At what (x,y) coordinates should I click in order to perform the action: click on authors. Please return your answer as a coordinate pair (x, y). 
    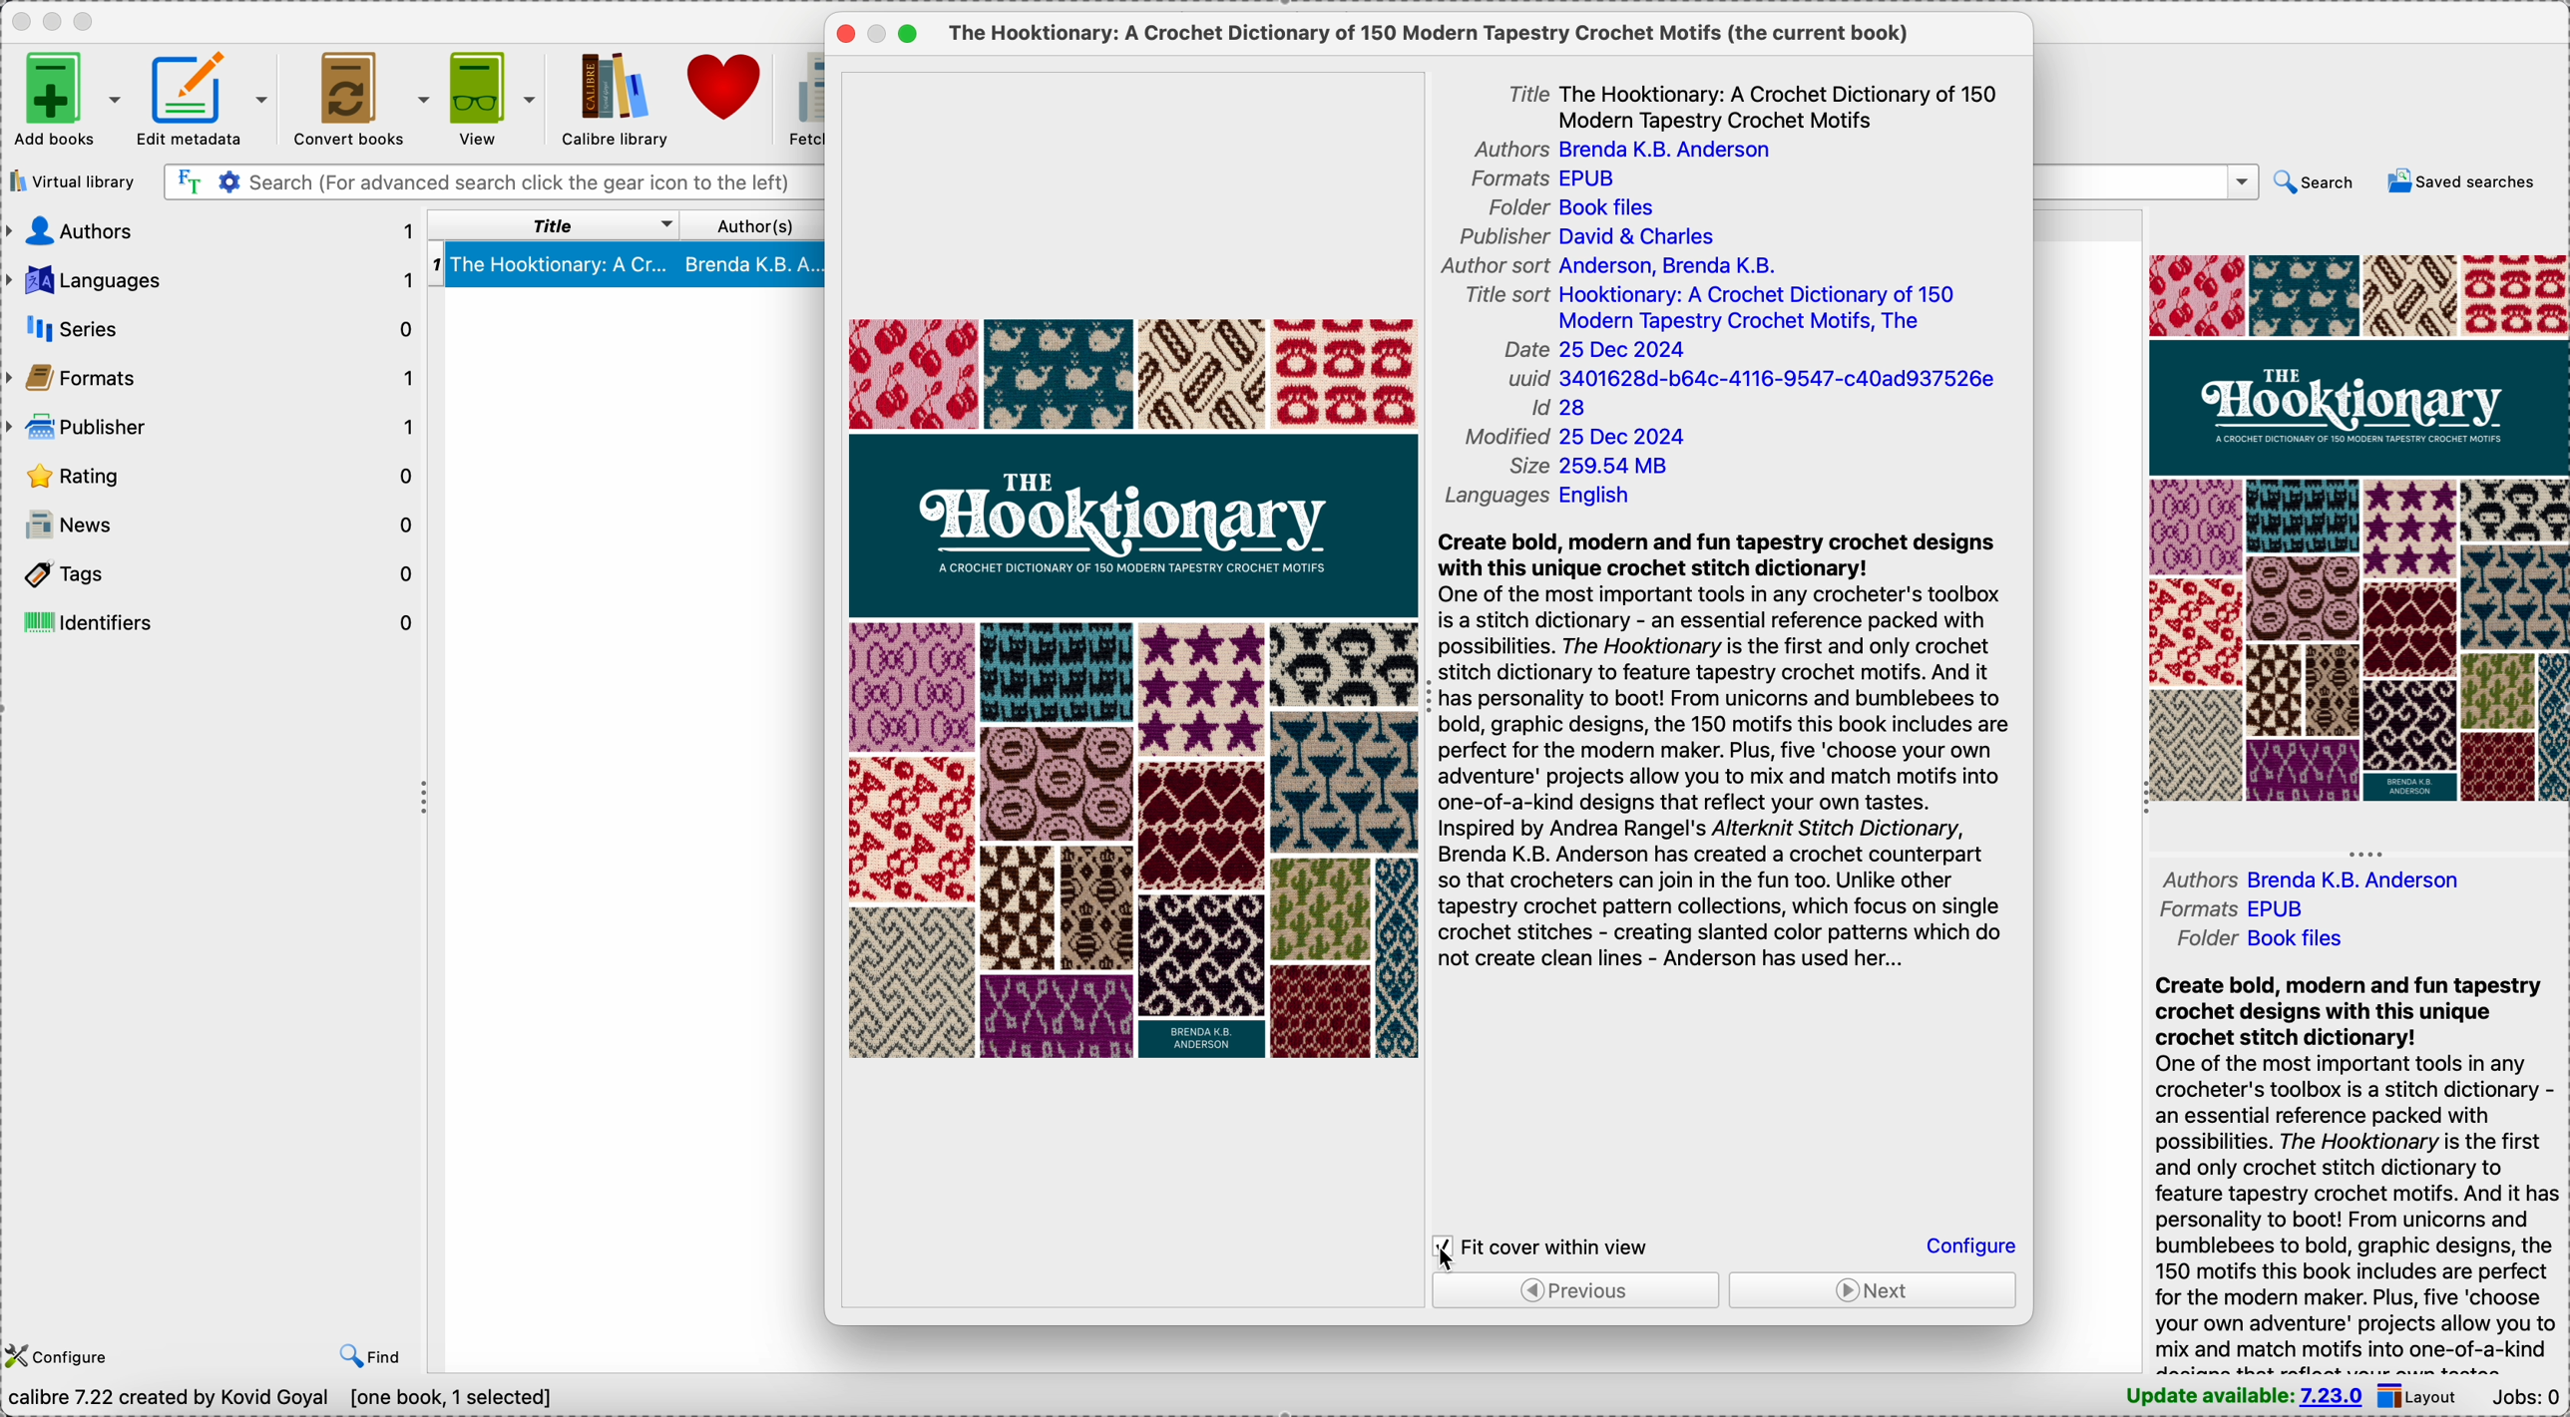
    Looking at the image, I should click on (2312, 879).